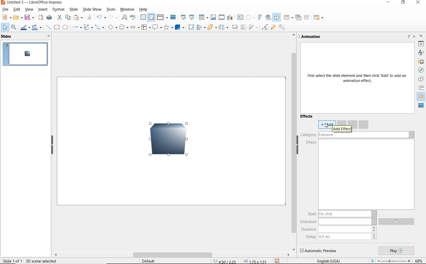 The width and height of the screenshot is (426, 264). Describe the element at coordinates (152, 17) in the screenshot. I see `snap to grid` at that location.